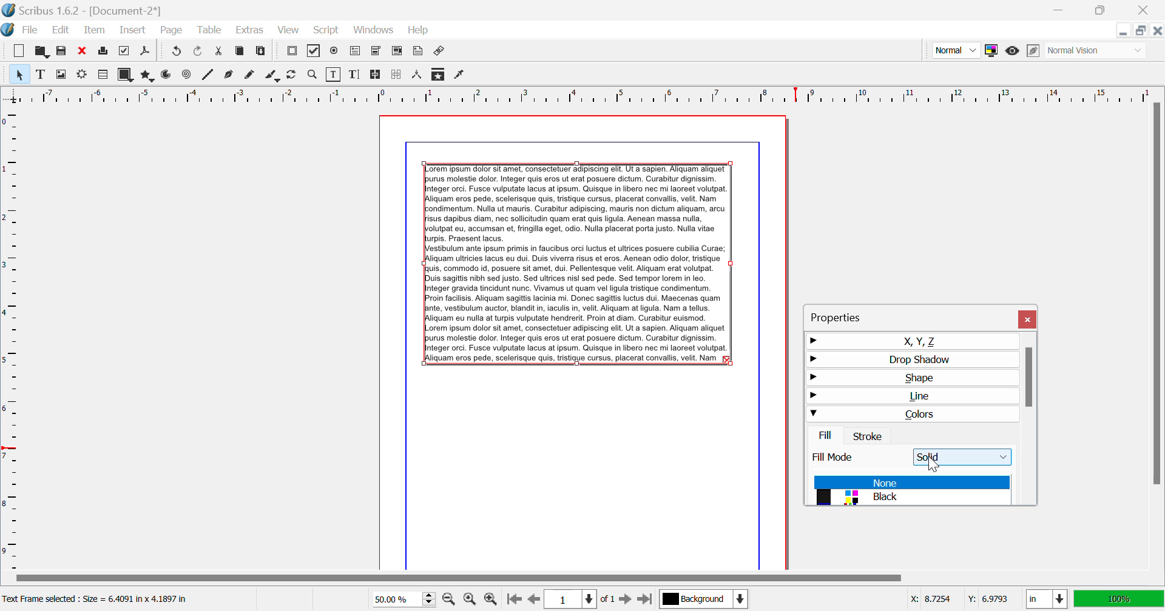  What do you see at coordinates (58, 30) in the screenshot?
I see `Edit` at bounding box center [58, 30].